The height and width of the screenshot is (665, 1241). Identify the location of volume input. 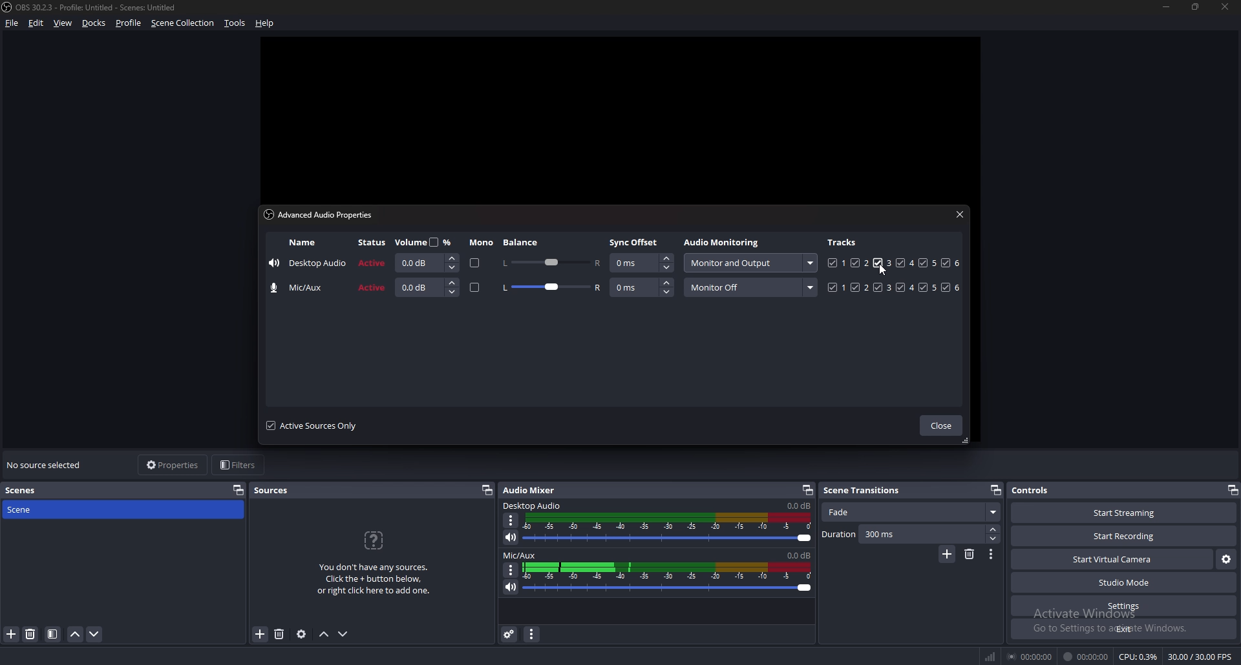
(428, 287).